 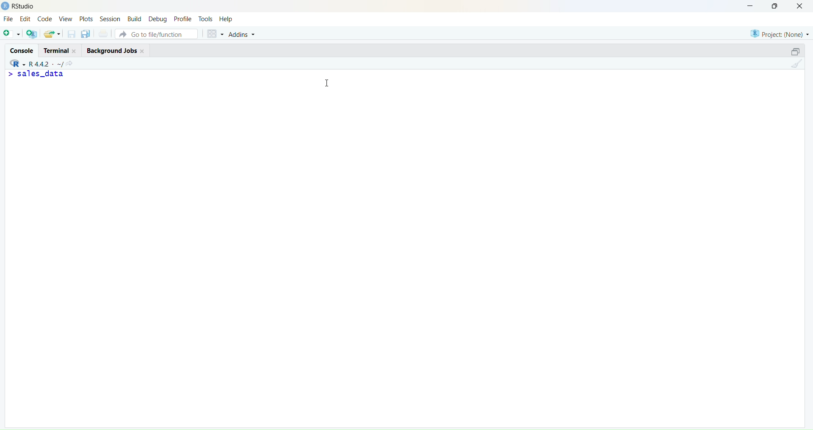 I want to click on maximise, so click(x=791, y=51).